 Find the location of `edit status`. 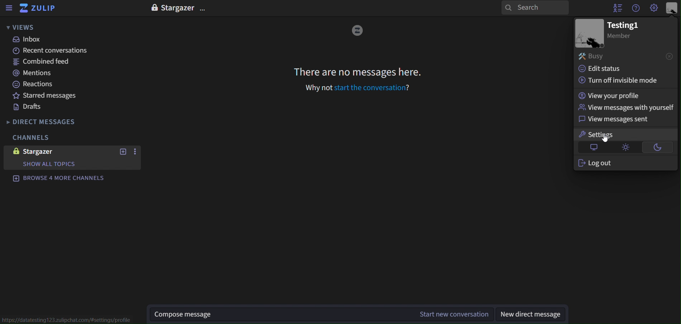

edit status is located at coordinates (616, 69).